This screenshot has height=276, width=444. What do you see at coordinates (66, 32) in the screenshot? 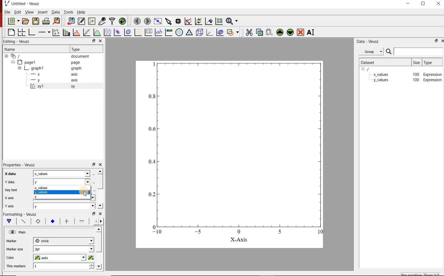
I see `plot bar charts` at bounding box center [66, 32].